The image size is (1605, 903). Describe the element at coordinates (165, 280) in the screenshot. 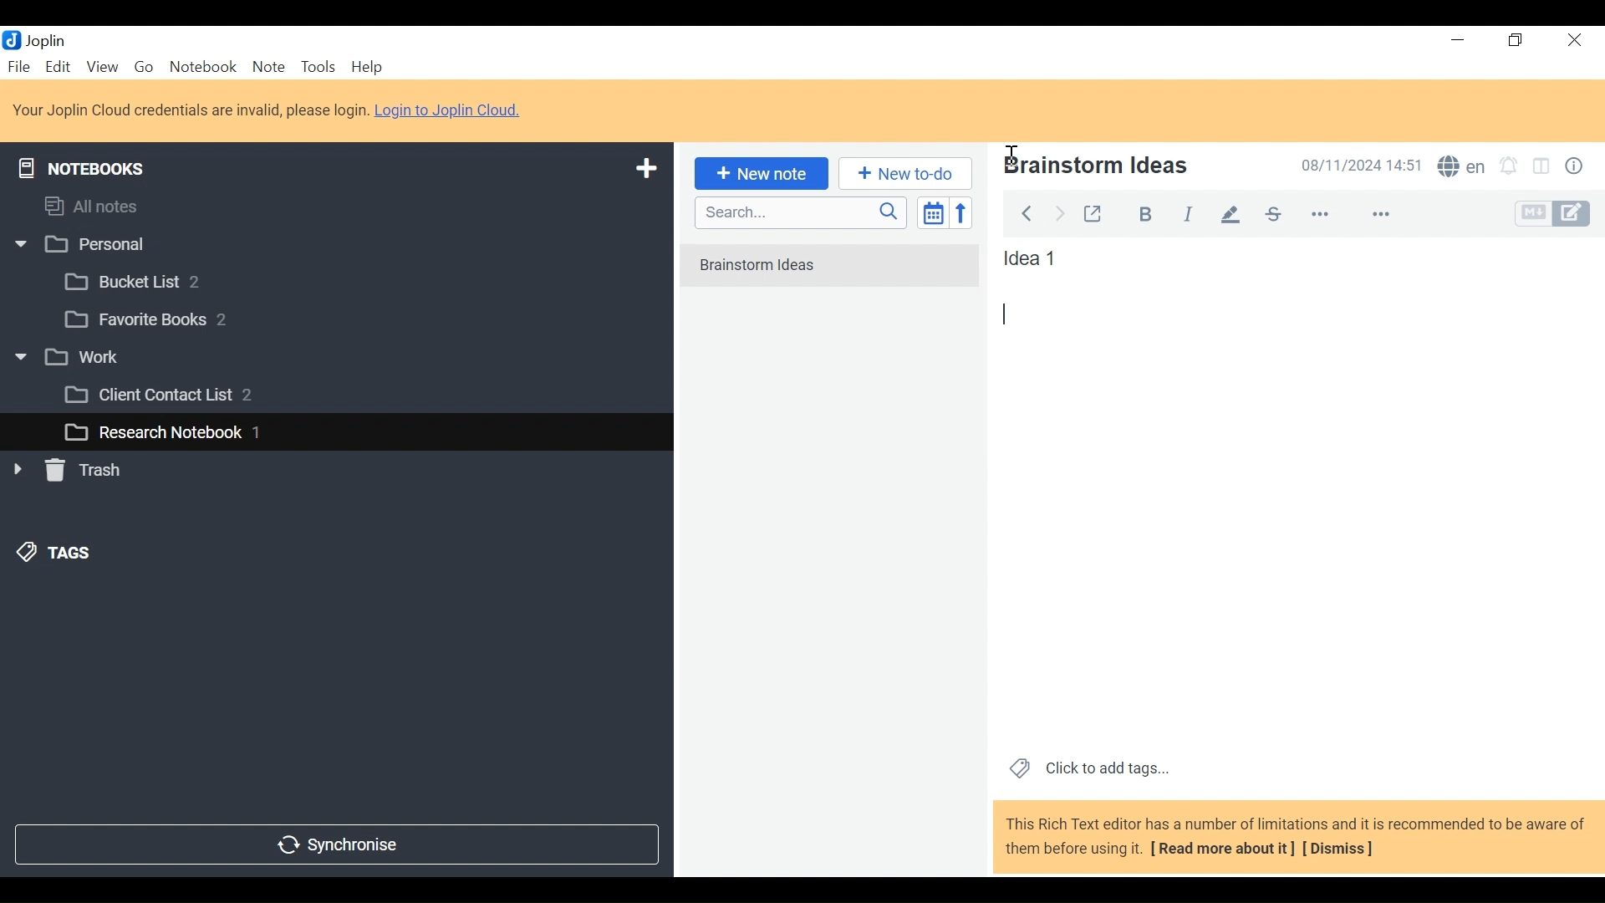

I see `[3 Bucket List 2` at that location.